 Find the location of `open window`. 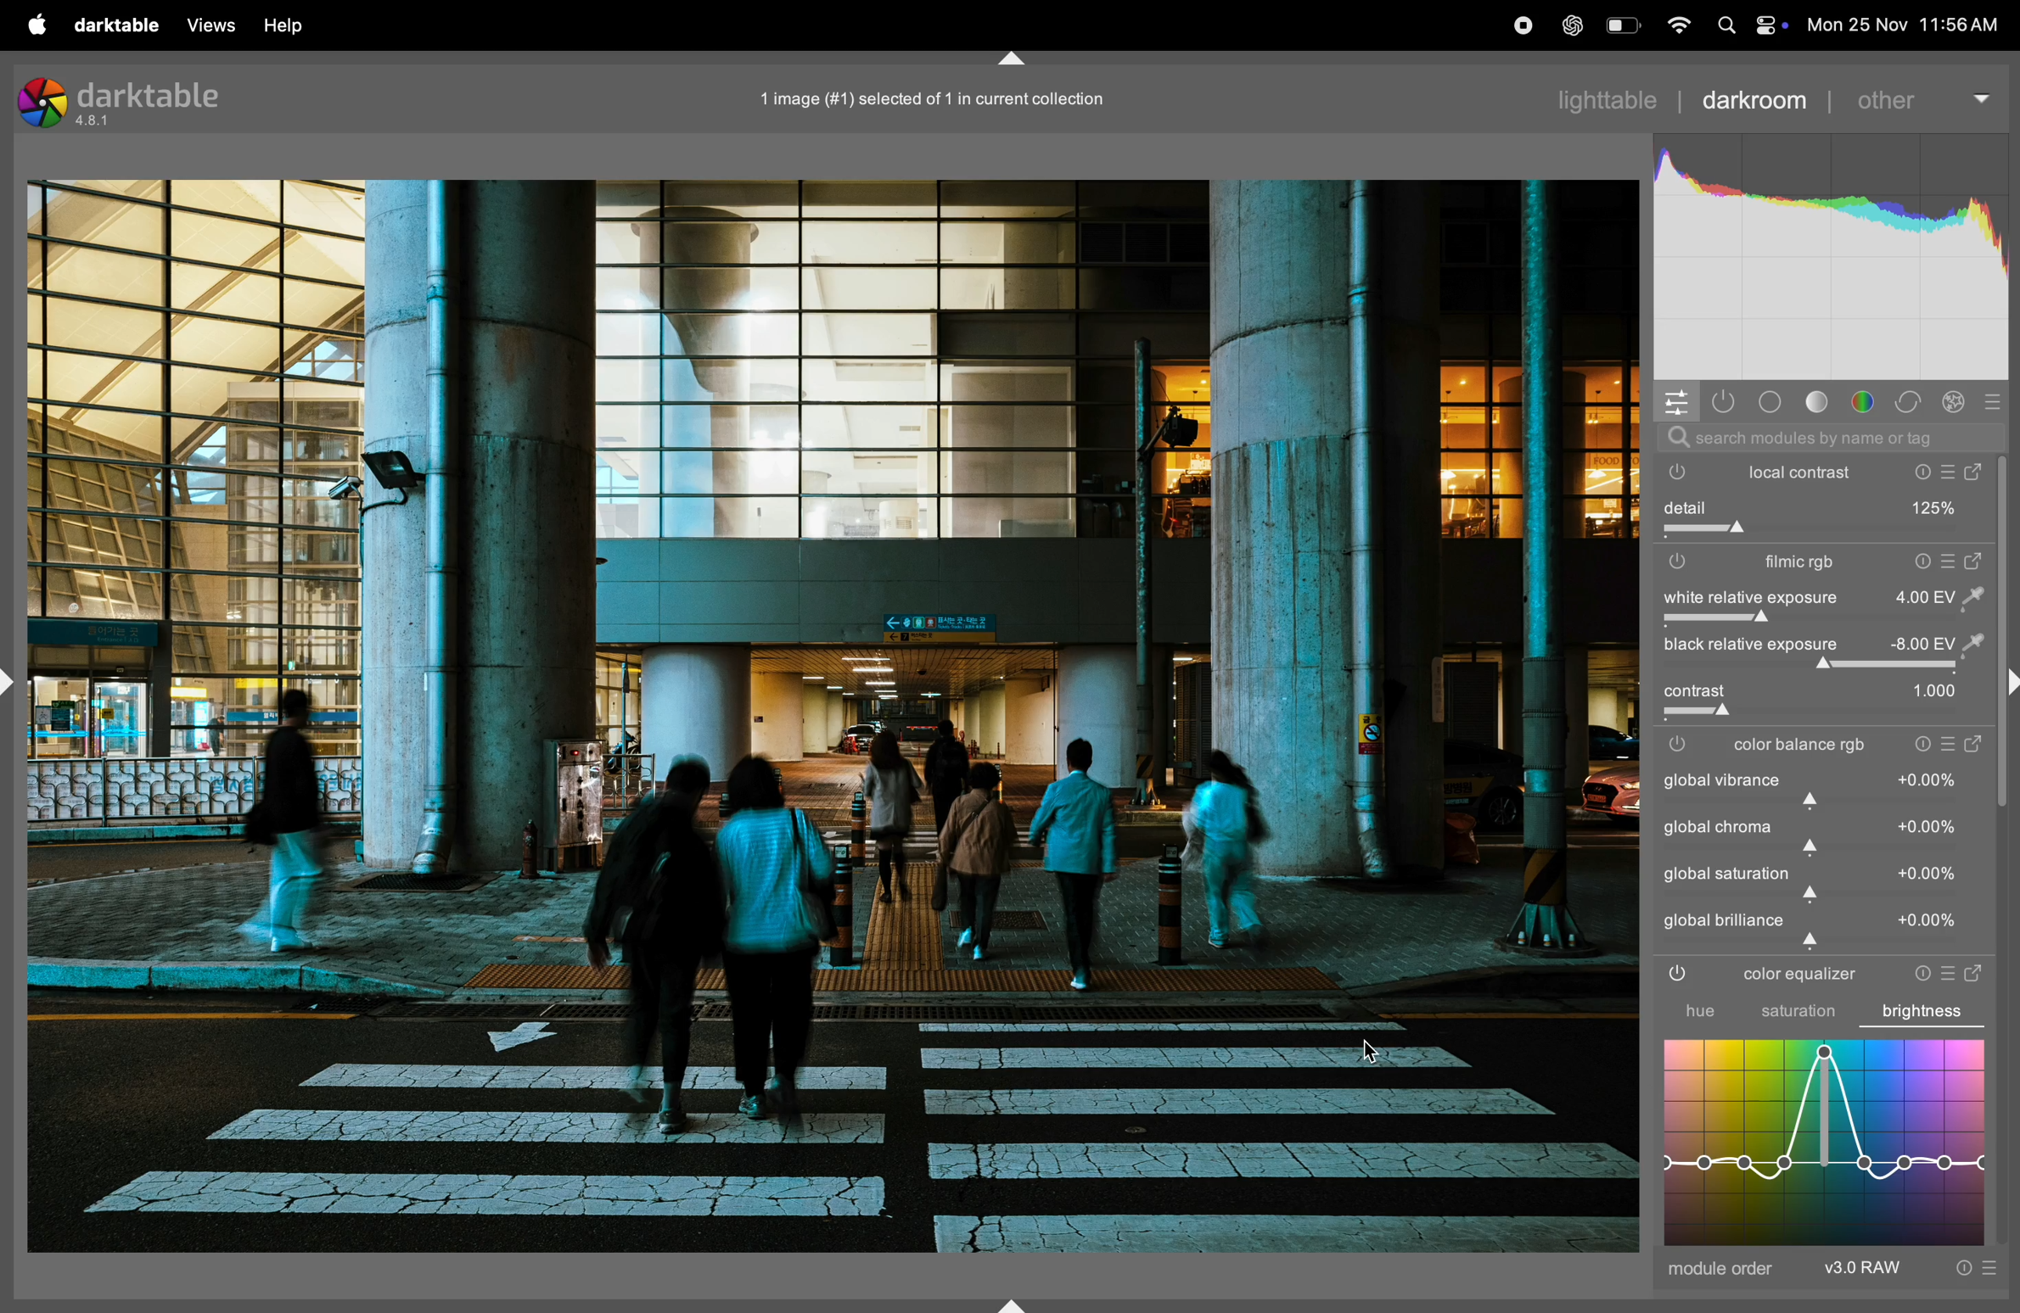

open window is located at coordinates (1977, 561).